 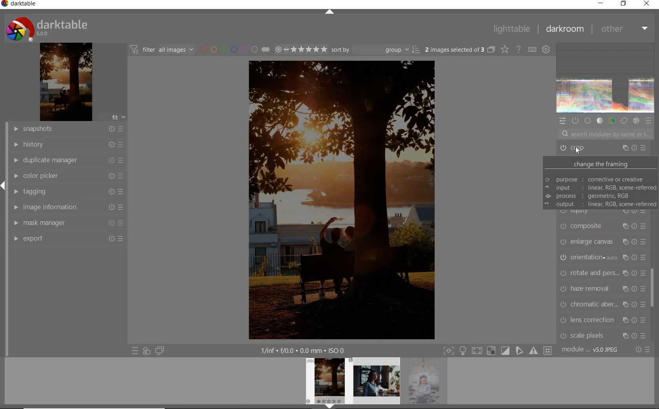 What do you see at coordinates (67, 207) in the screenshot?
I see `image information` at bounding box center [67, 207].